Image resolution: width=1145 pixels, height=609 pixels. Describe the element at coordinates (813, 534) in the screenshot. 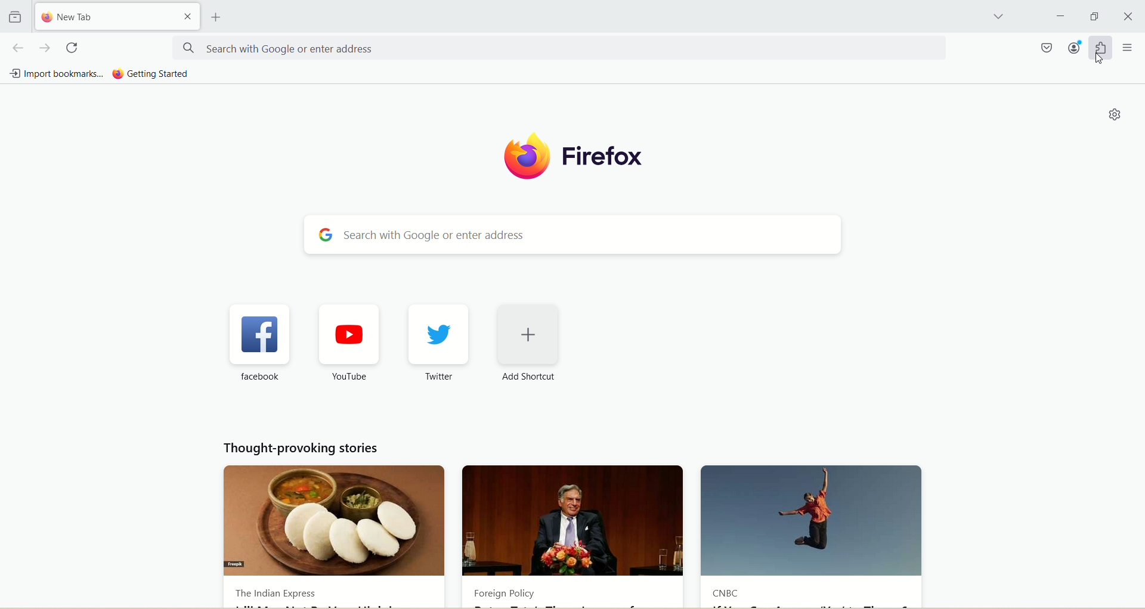

I see `CNBC` at that location.